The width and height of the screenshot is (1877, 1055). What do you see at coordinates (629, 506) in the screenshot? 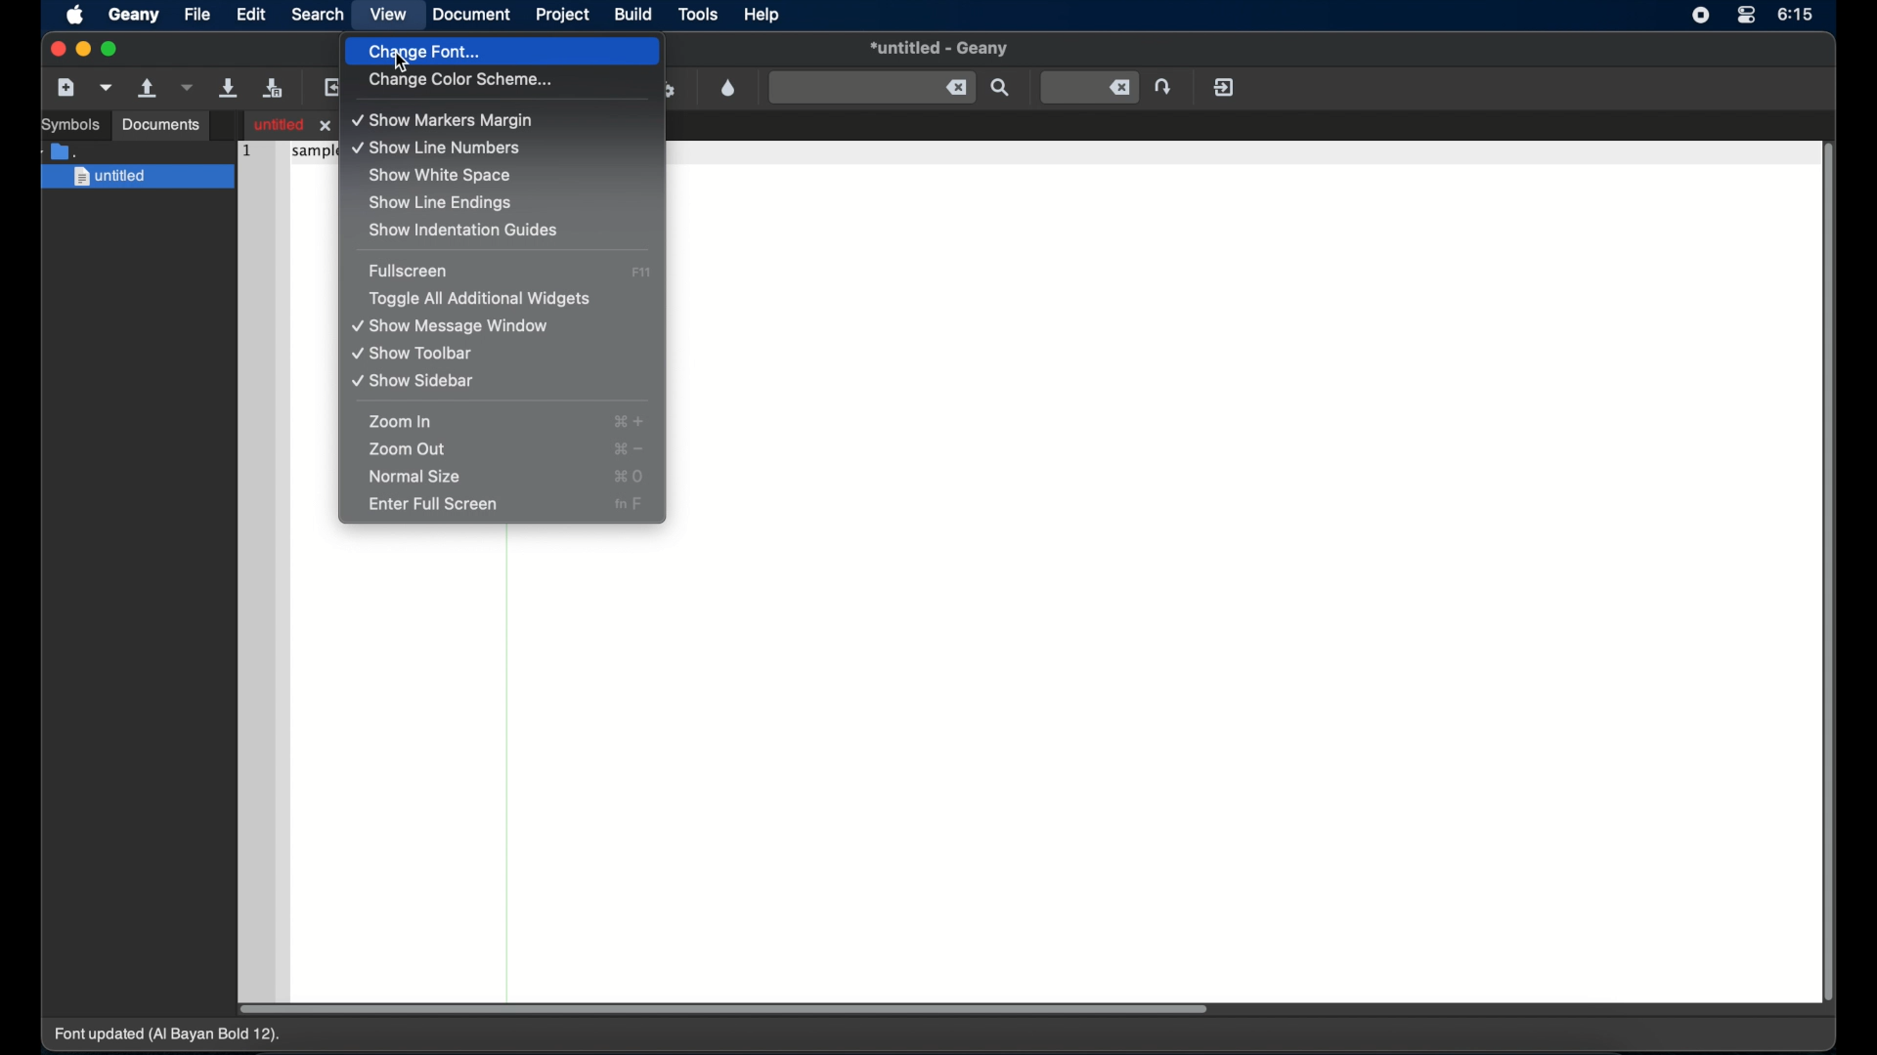
I see `enter full screen shortcut` at bounding box center [629, 506].